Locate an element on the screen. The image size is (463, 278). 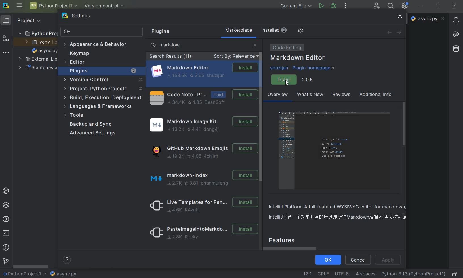
code editing is located at coordinates (286, 48).